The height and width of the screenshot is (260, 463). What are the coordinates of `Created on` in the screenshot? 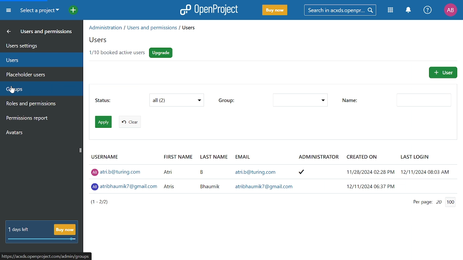 It's located at (362, 157).